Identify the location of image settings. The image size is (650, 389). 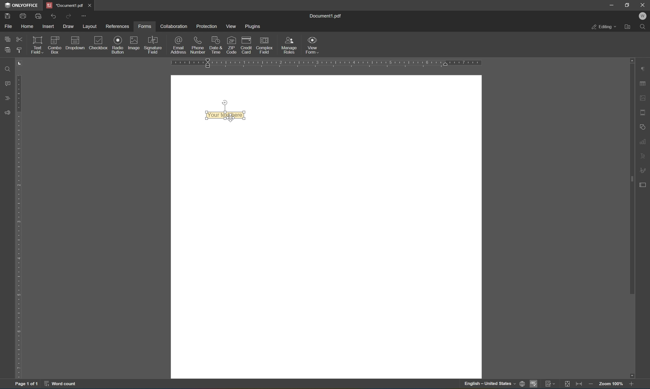
(642, 97).